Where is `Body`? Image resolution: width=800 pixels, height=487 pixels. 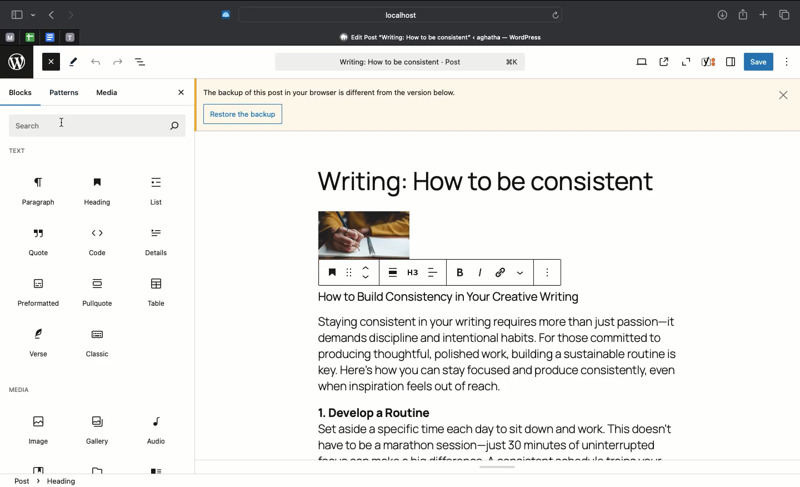
Body is located at coordinates (498, 374).